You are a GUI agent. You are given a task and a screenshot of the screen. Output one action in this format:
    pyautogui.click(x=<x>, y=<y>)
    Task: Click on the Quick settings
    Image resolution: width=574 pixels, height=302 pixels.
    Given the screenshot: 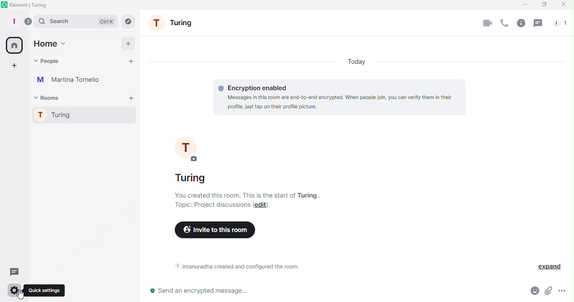 What is the action you would take?
    pyautogui.click(x=46, y=291)
    